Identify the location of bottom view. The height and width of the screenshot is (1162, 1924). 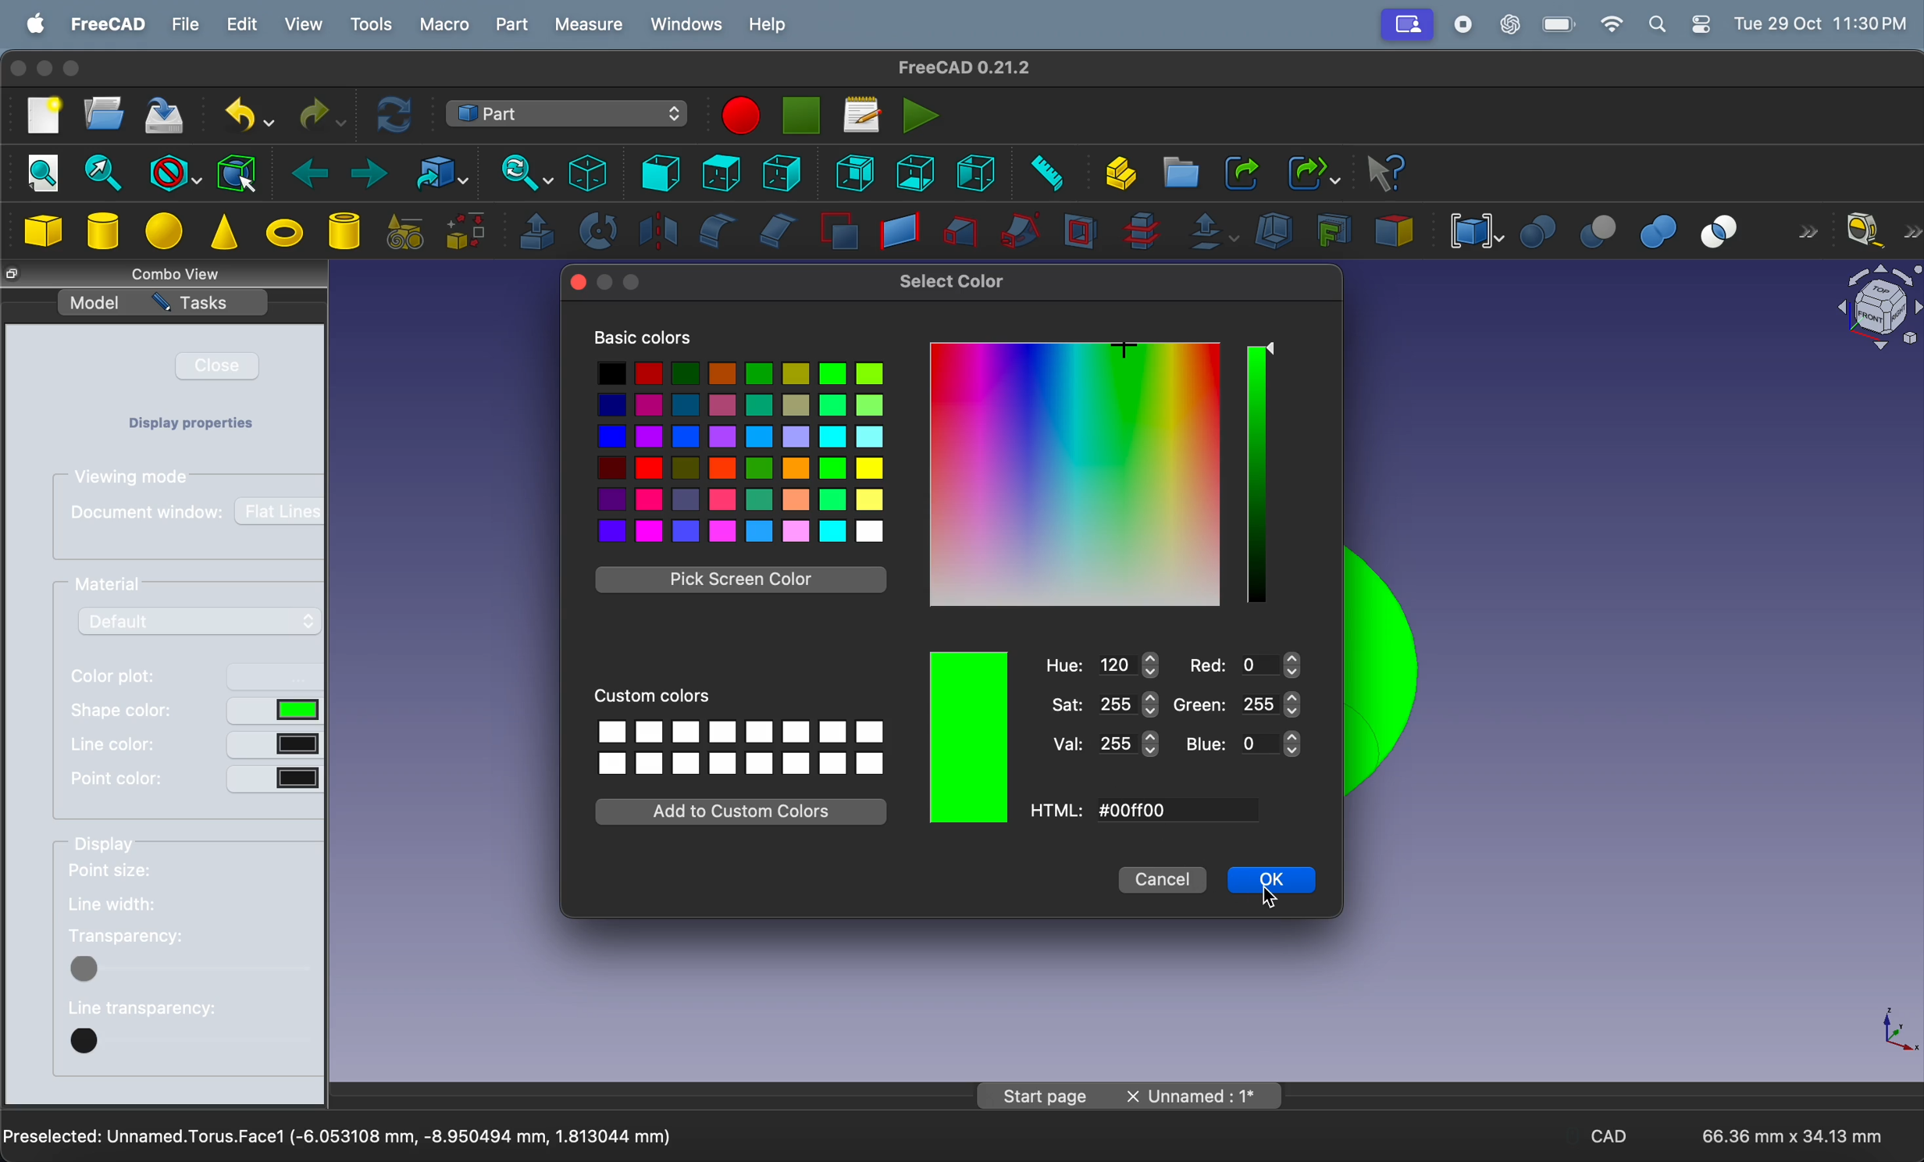
(914, 173).